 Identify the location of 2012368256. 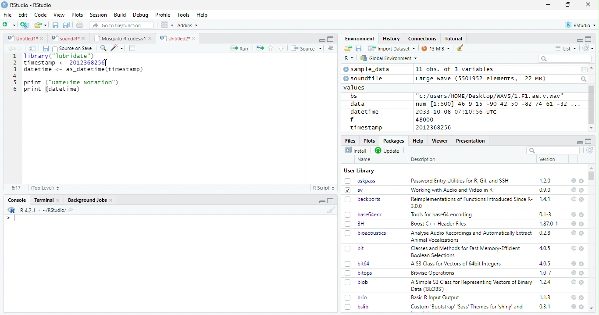
(435, 128).